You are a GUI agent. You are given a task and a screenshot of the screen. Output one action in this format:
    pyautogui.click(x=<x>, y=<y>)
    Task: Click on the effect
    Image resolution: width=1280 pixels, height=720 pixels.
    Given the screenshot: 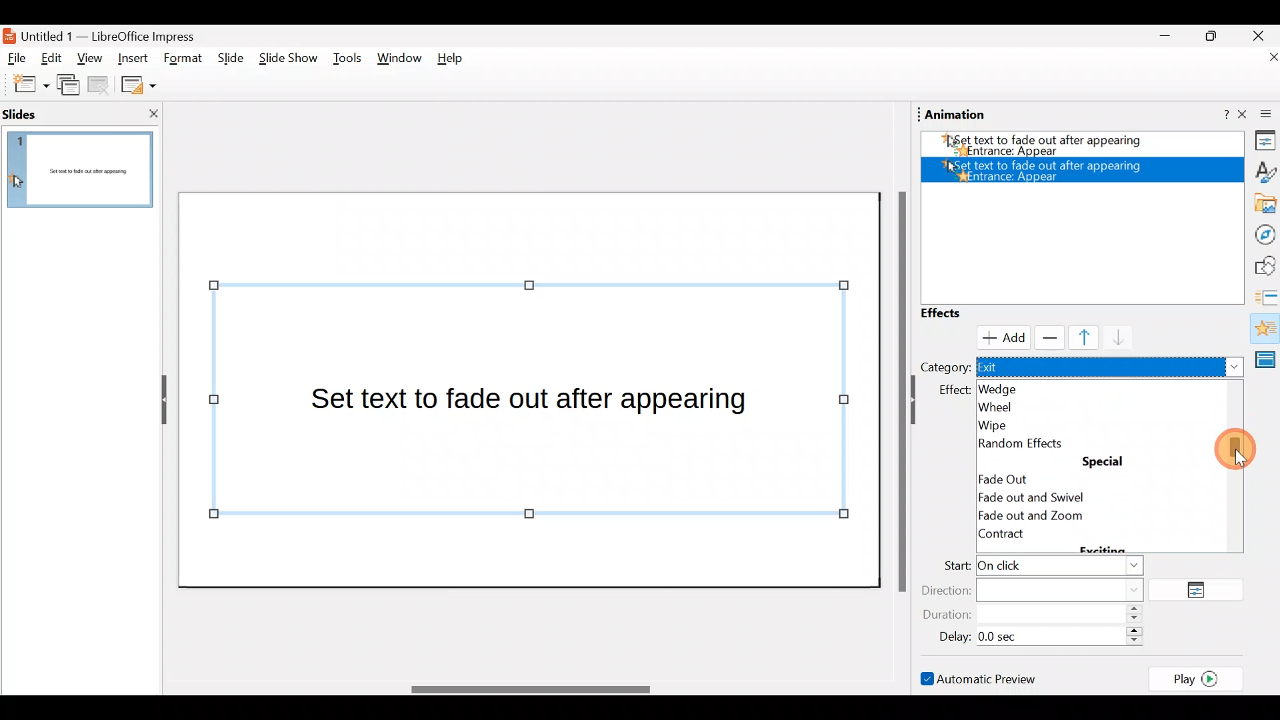 What is the action you would take?
    pyautogui.click(x=955, y=389)
    